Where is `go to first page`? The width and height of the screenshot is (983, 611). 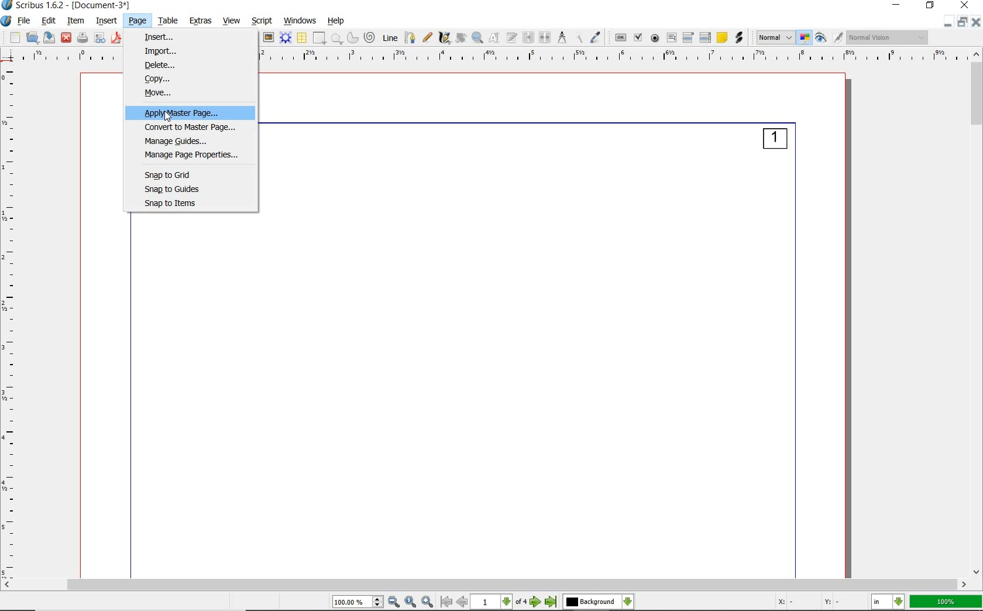
go to first page is located at coordinates (446, 602).